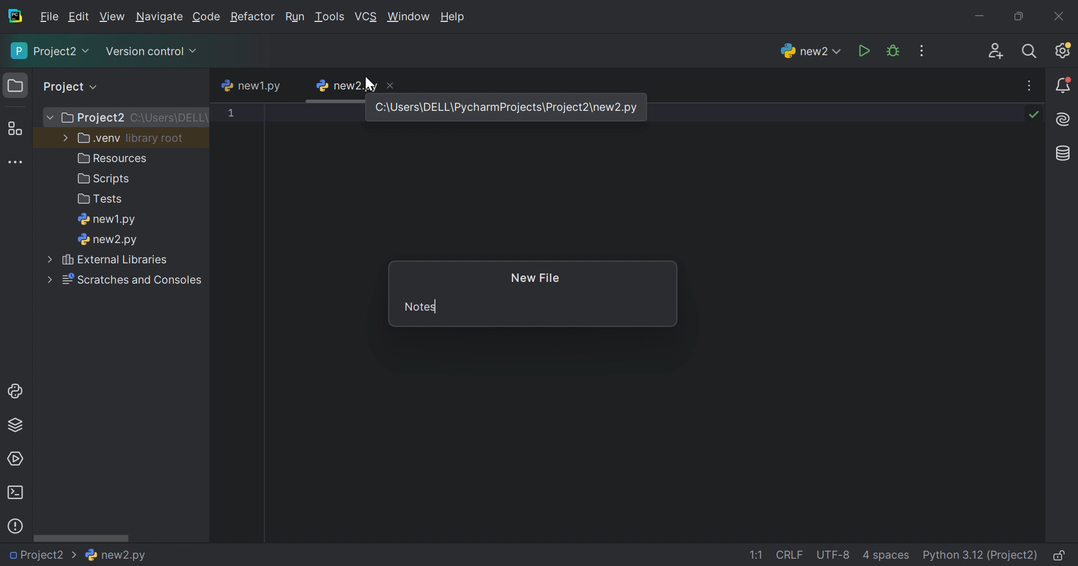  Describe the element at coordinates (253, 18) in the screenshot. I see `Refactor` at that location.